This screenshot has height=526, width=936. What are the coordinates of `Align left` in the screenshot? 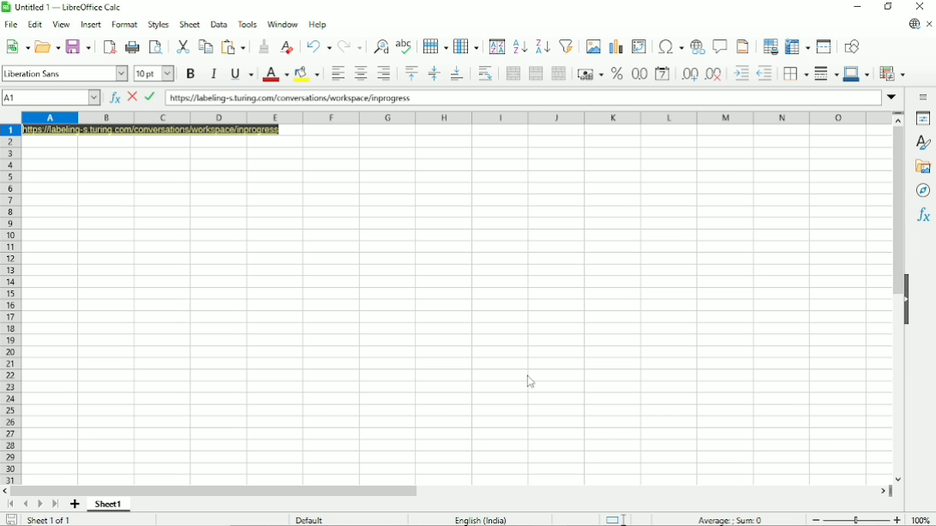 It's located at (338, 74).